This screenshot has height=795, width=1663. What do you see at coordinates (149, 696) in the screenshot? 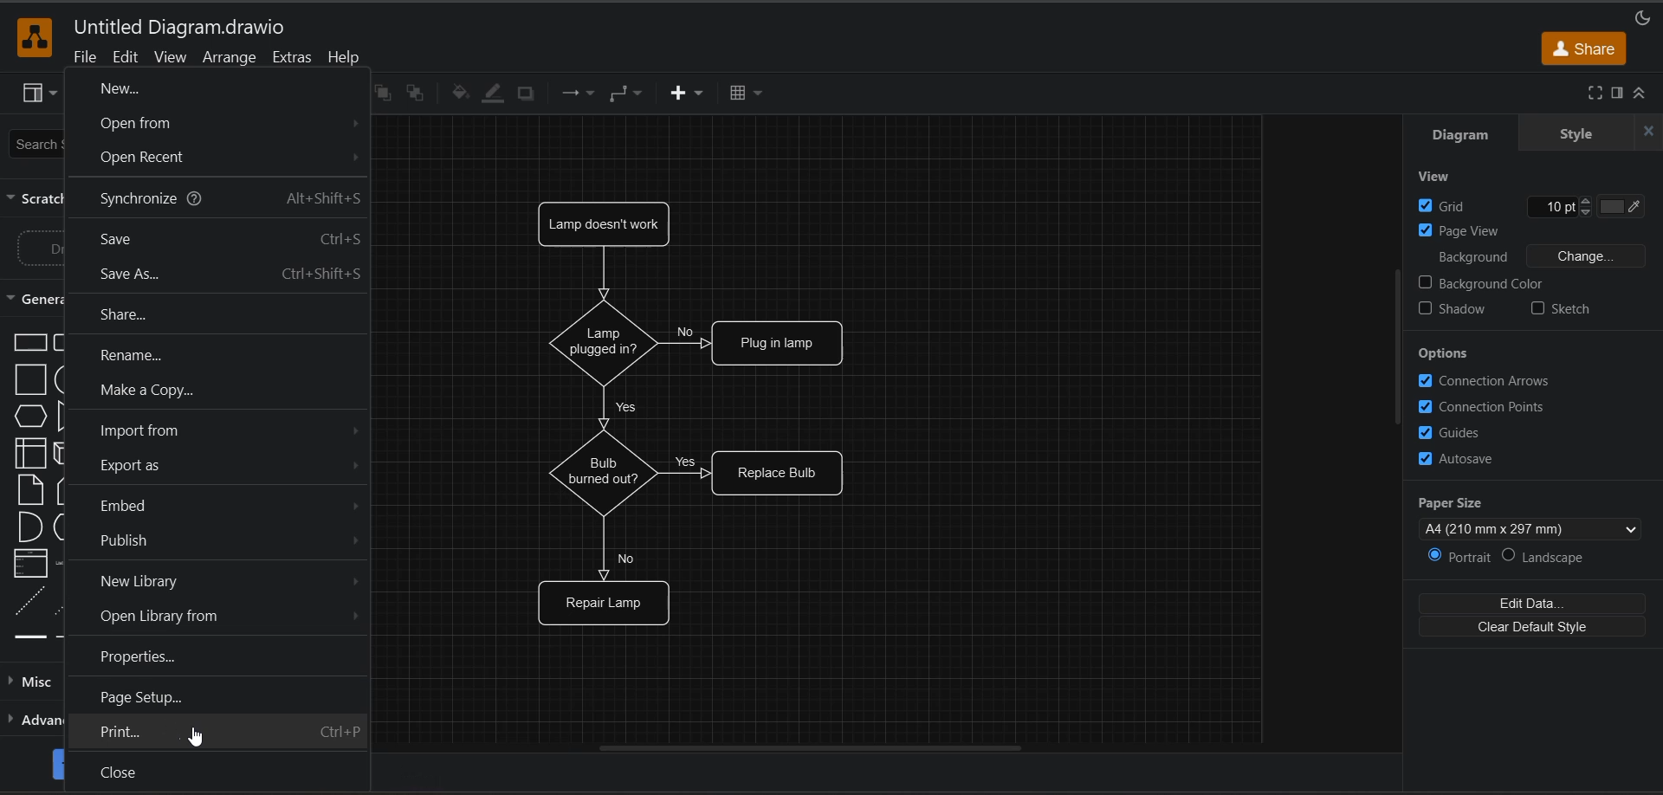
I see `page setup` at bounding box center [149, 696].